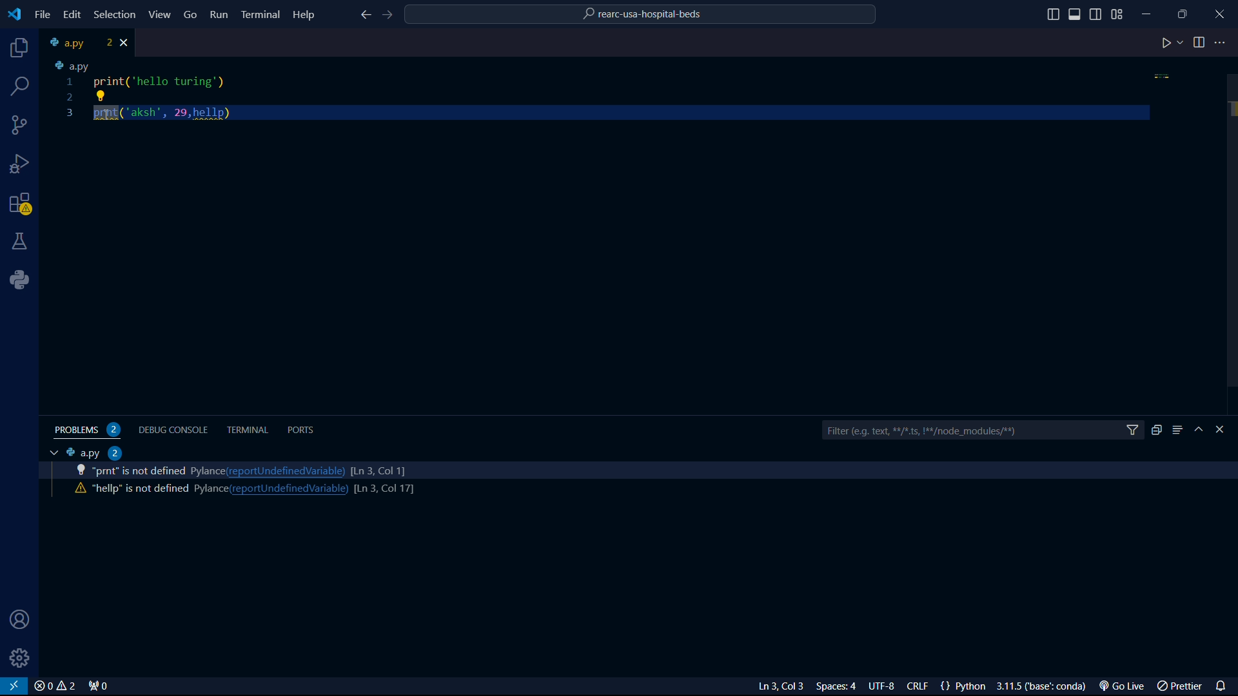 The image size is (1238, 696). What do you see at coordinates (1053, 15) in the screenshot?
I see `toggle sidebar` at bounding box center [1053, 15].